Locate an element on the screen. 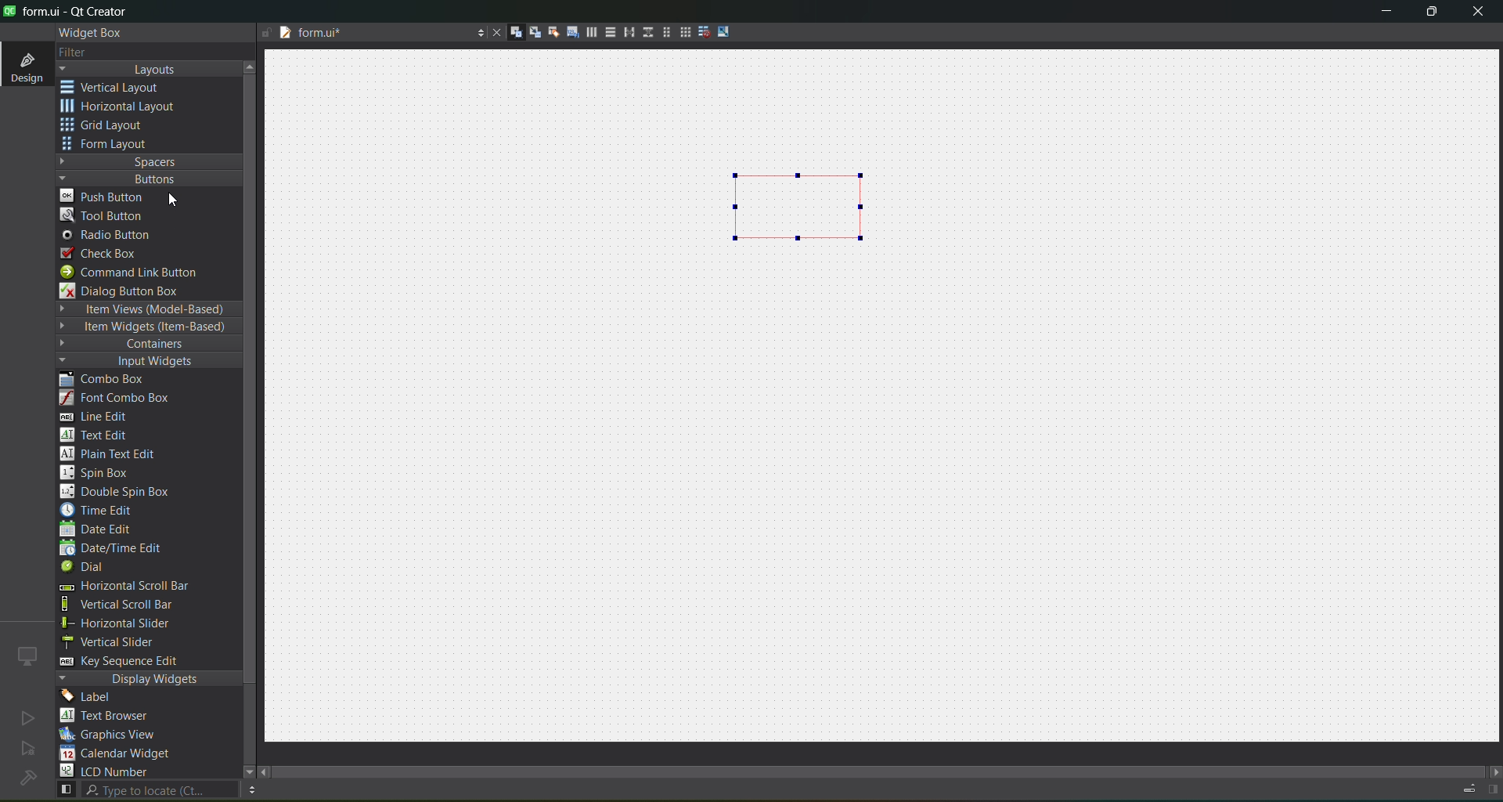 The height and width of the screenshot is (802, 1503). edit tab is located at coordinates (567, 34).